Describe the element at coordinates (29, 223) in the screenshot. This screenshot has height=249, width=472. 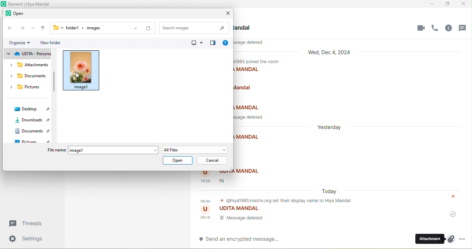
I see `threads` at that location.